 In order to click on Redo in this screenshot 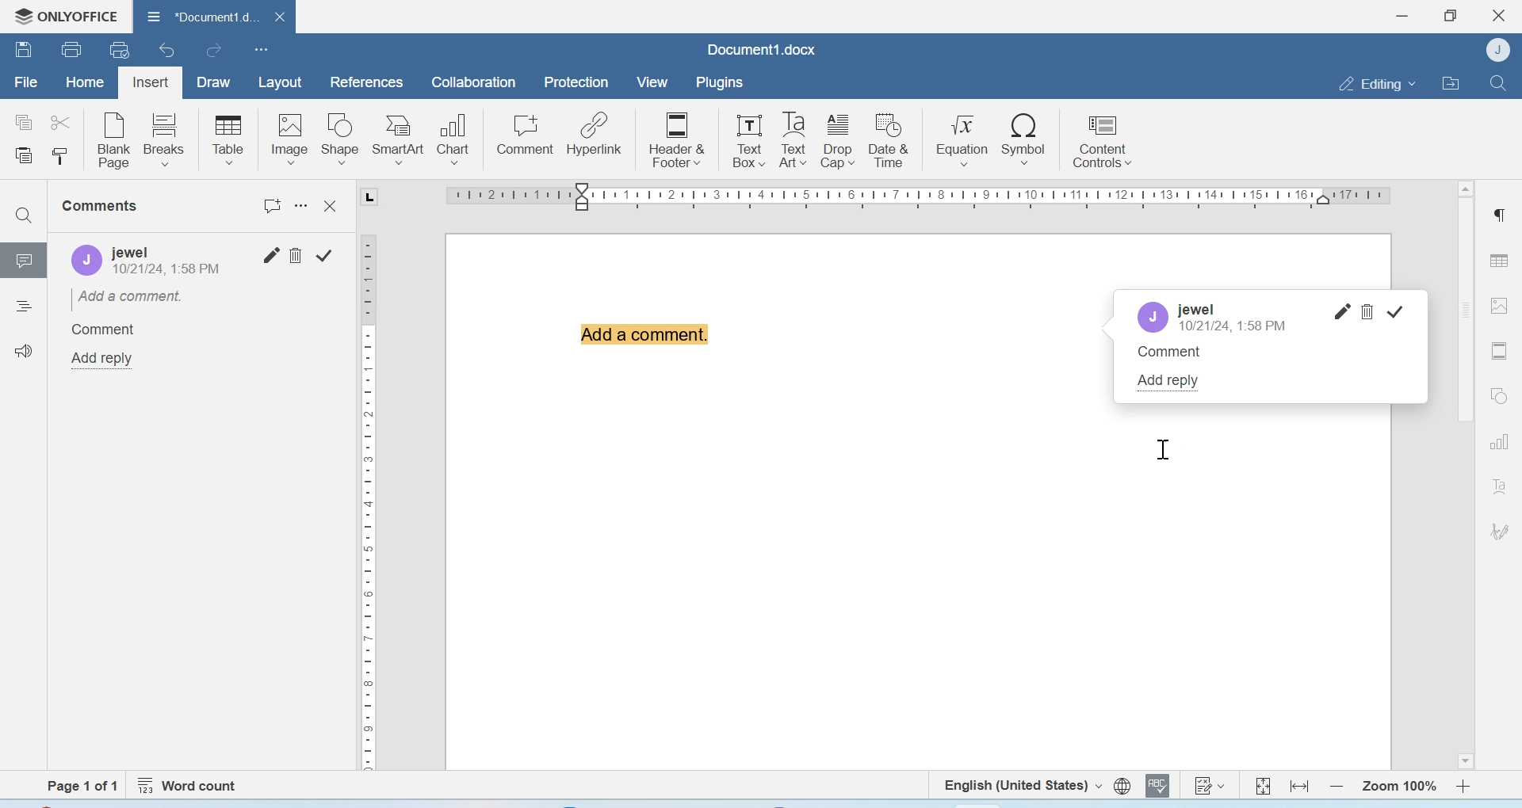, I will do `click(212, 50)`.